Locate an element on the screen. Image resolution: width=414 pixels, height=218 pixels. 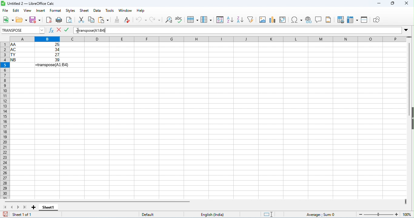
view is located at coordinates (27, 11).